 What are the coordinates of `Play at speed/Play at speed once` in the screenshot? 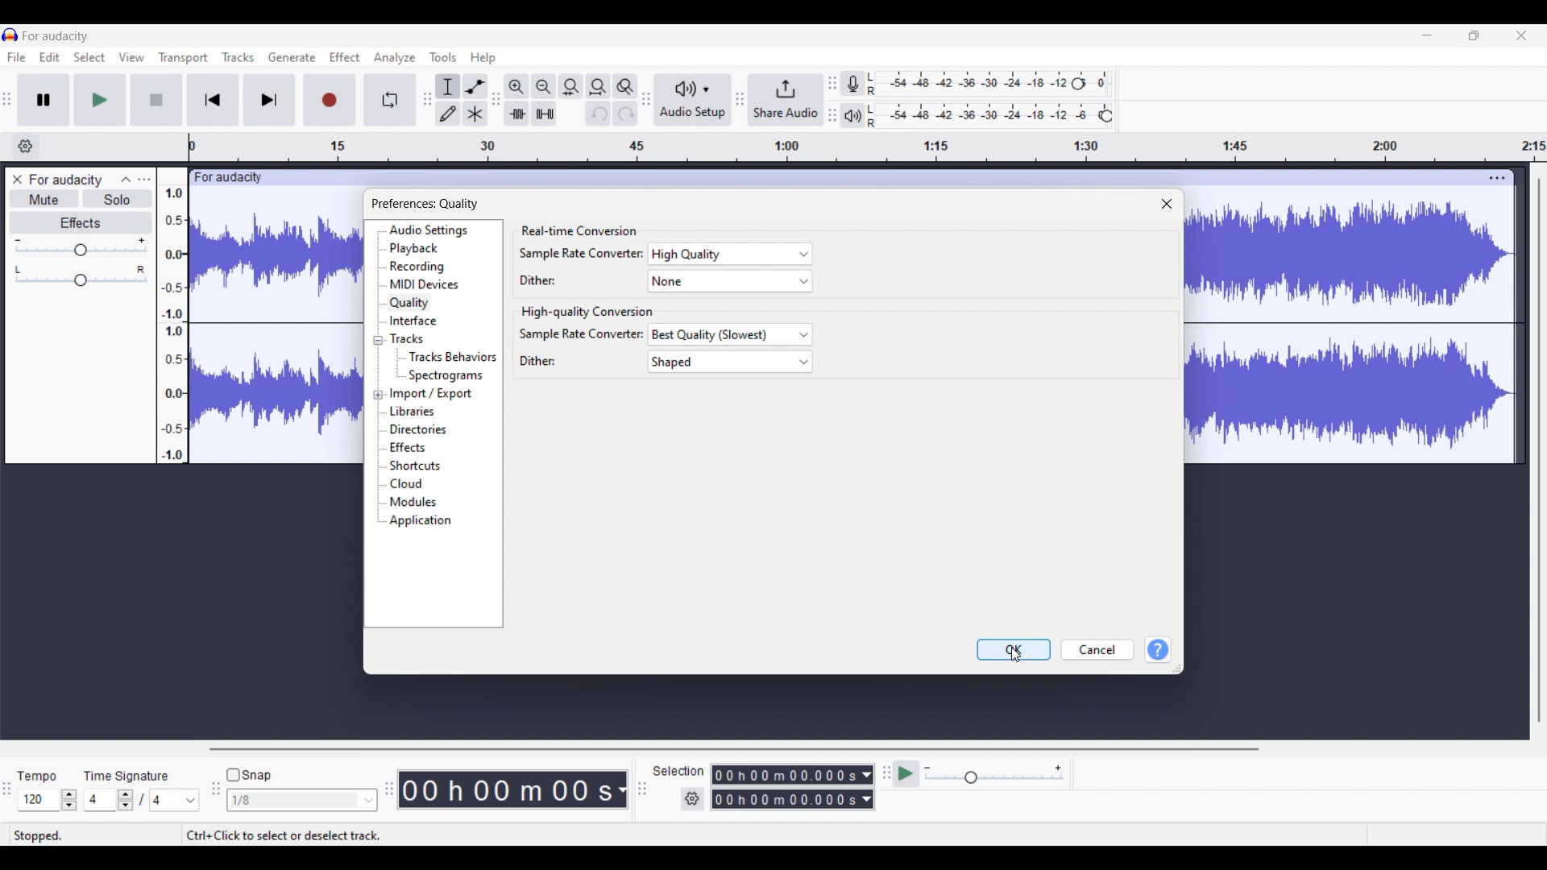 It's located at (906, 773).